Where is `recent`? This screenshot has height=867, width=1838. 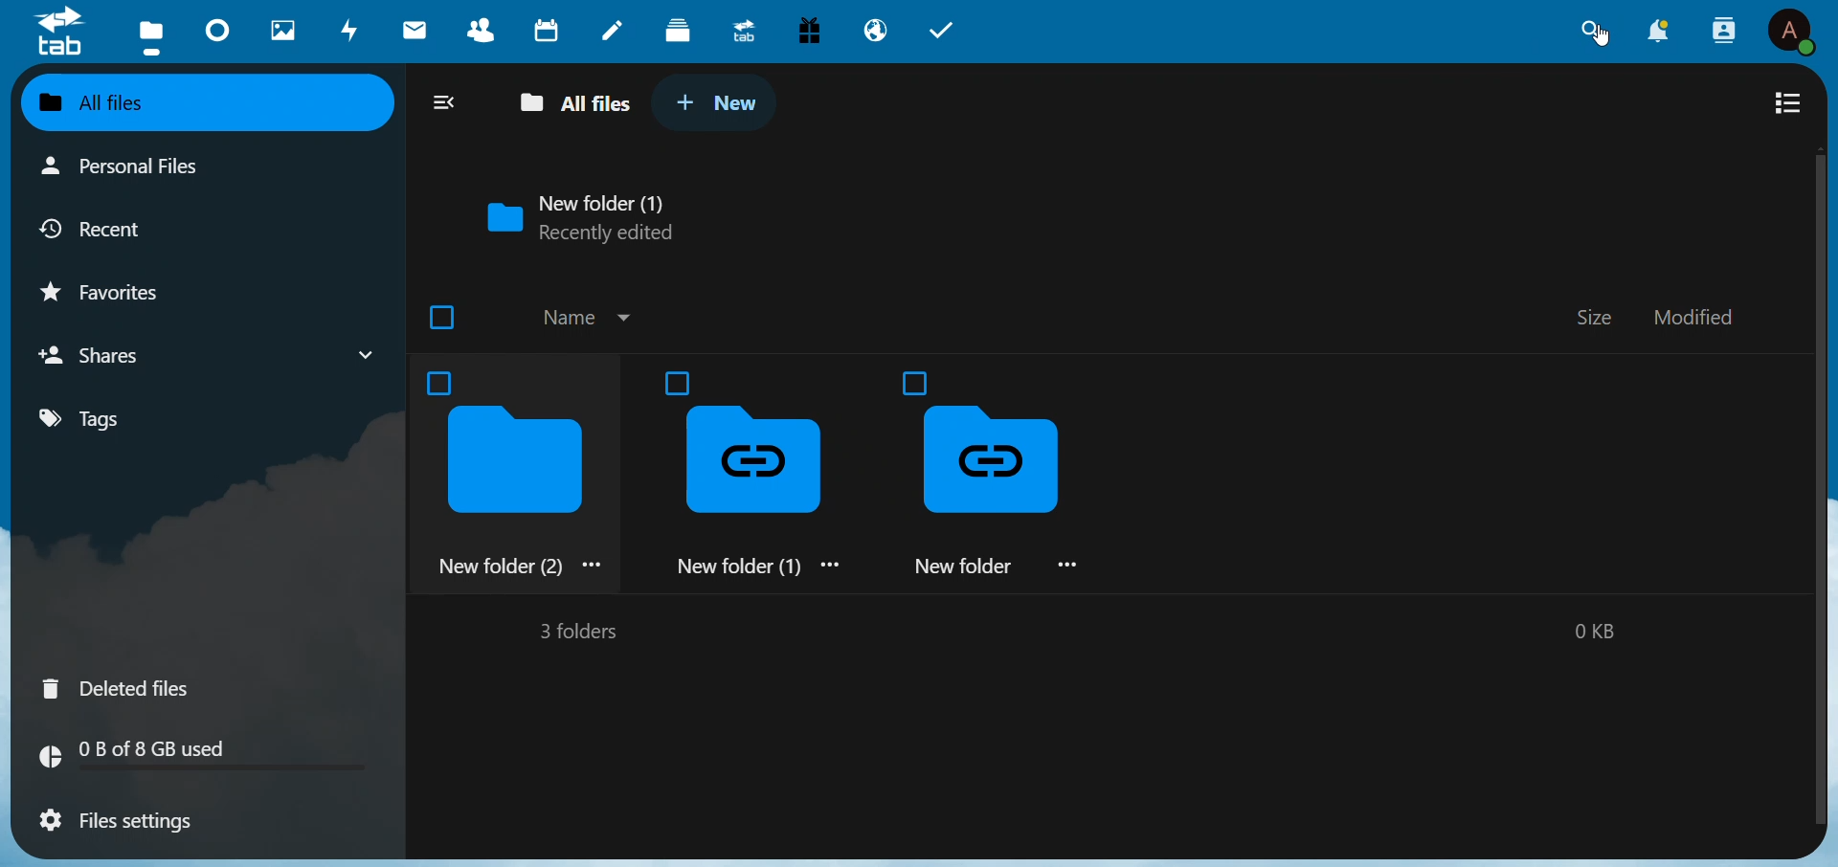 recent is located at coordinates (107, 228).